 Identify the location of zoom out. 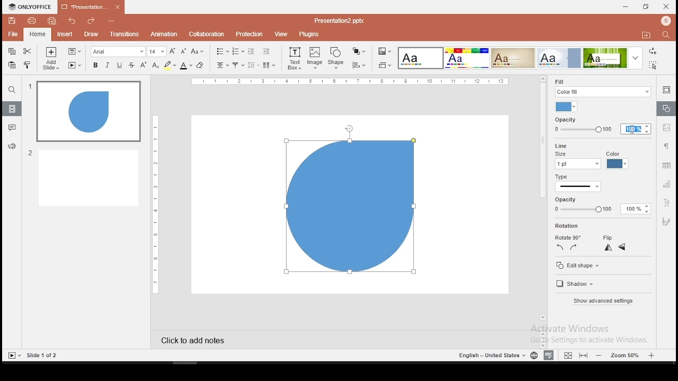
(653, 355).